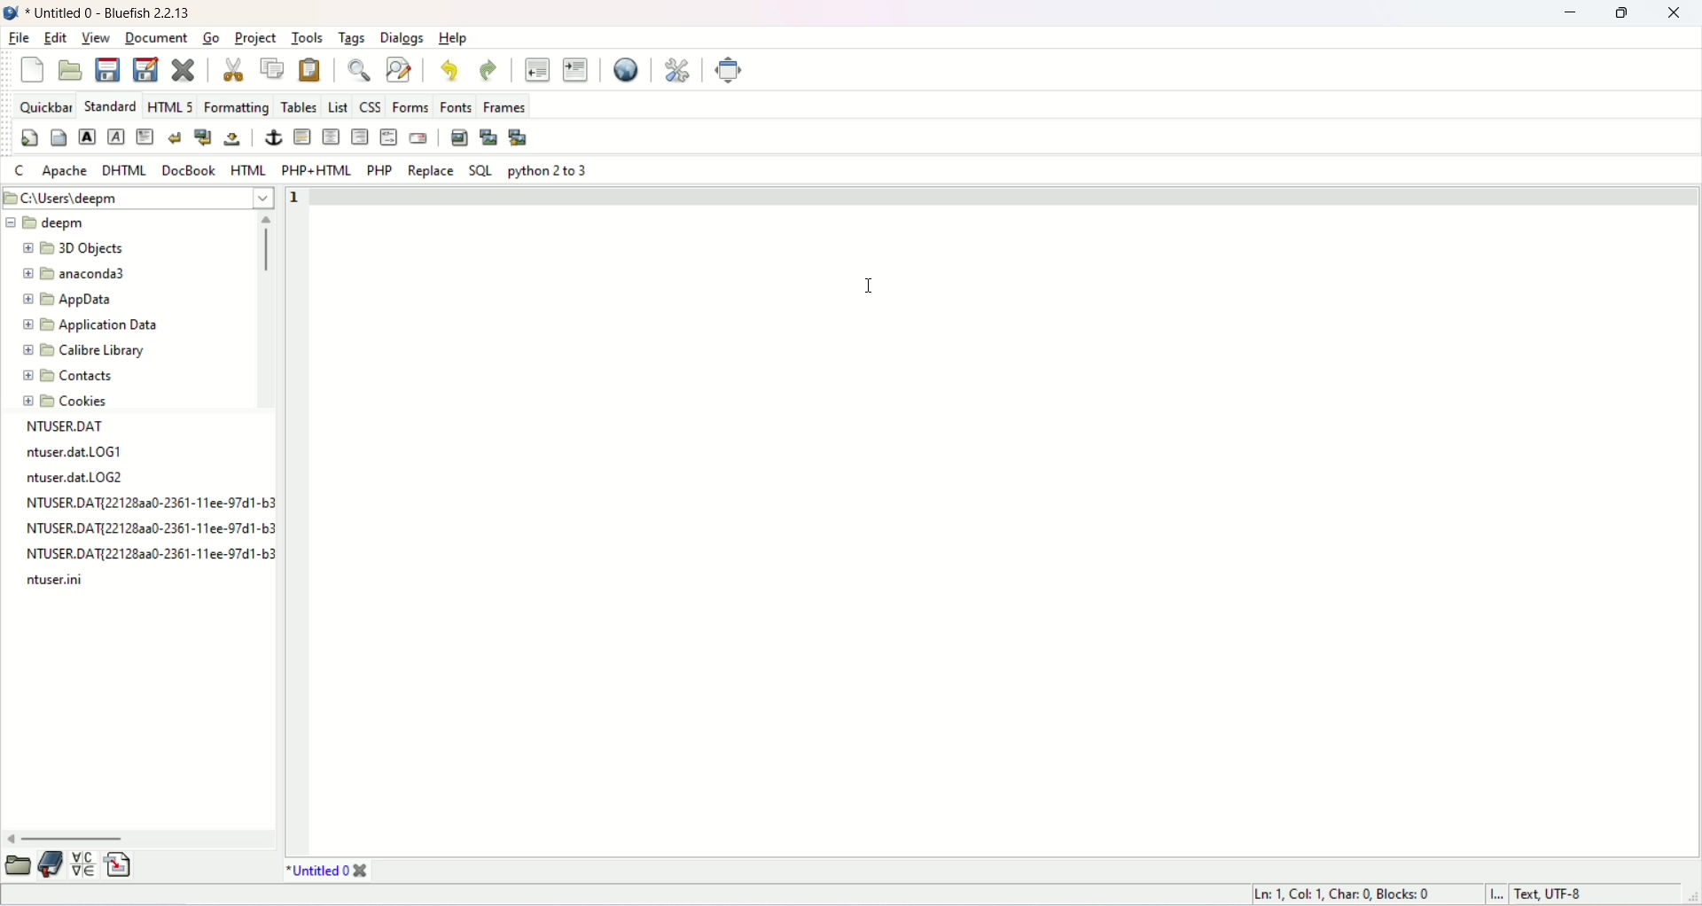  I want to click on formatting, so click(239, 105).